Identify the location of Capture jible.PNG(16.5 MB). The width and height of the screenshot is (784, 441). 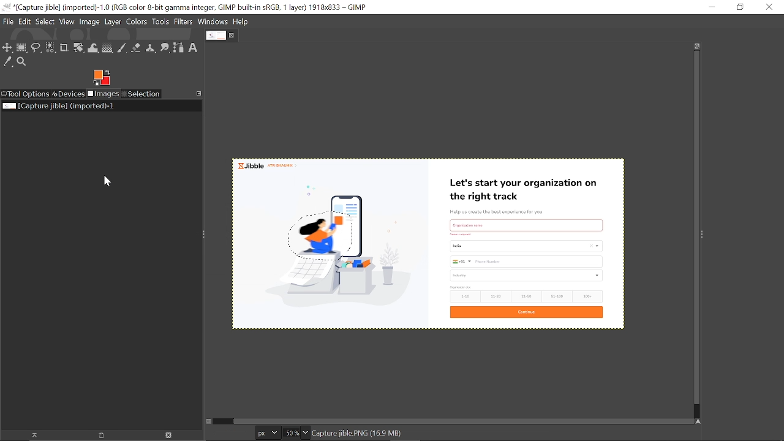
(357, 434).